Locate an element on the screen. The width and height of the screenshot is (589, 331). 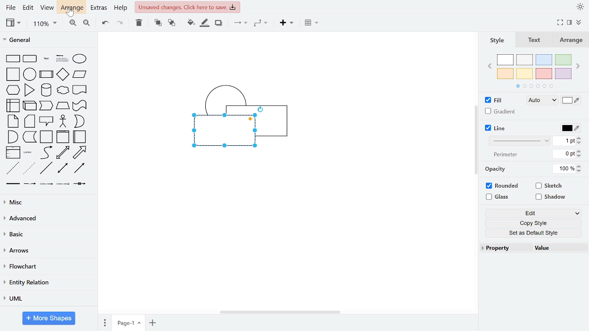
callout is located at coordinates (46, 120).